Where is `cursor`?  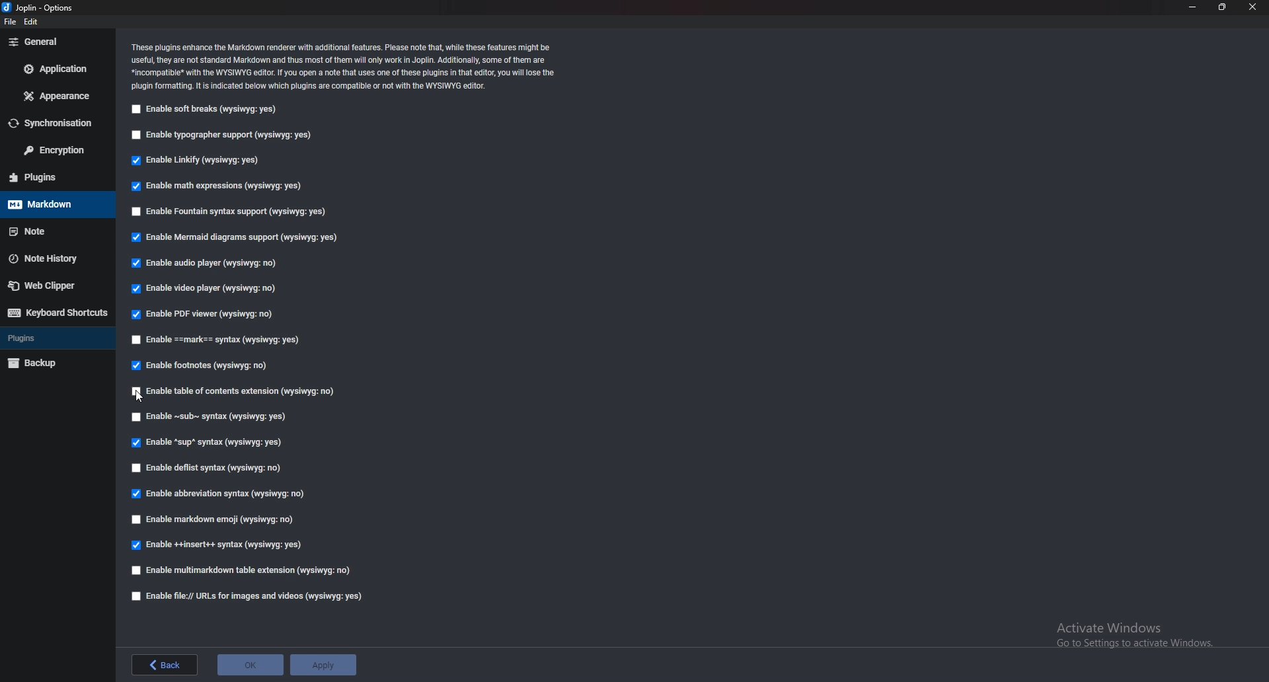
cursor is located at coordinates (141, 395).